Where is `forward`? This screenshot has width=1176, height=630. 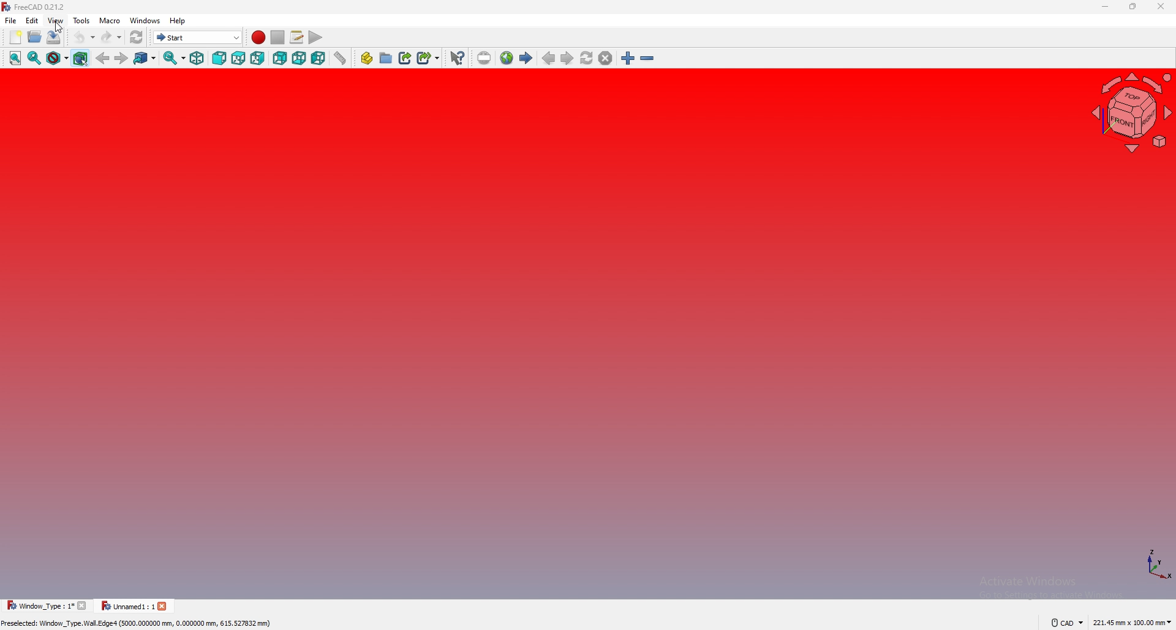 forward is located at coordinates (121, 58).